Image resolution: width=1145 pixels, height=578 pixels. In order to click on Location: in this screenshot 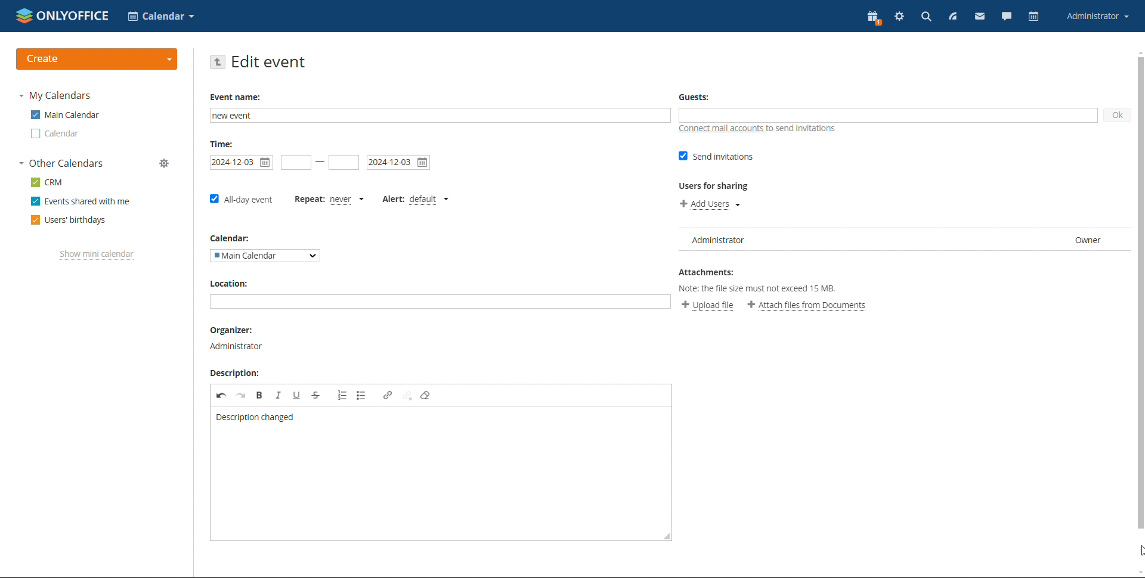, I will do `click(230, 283)`.